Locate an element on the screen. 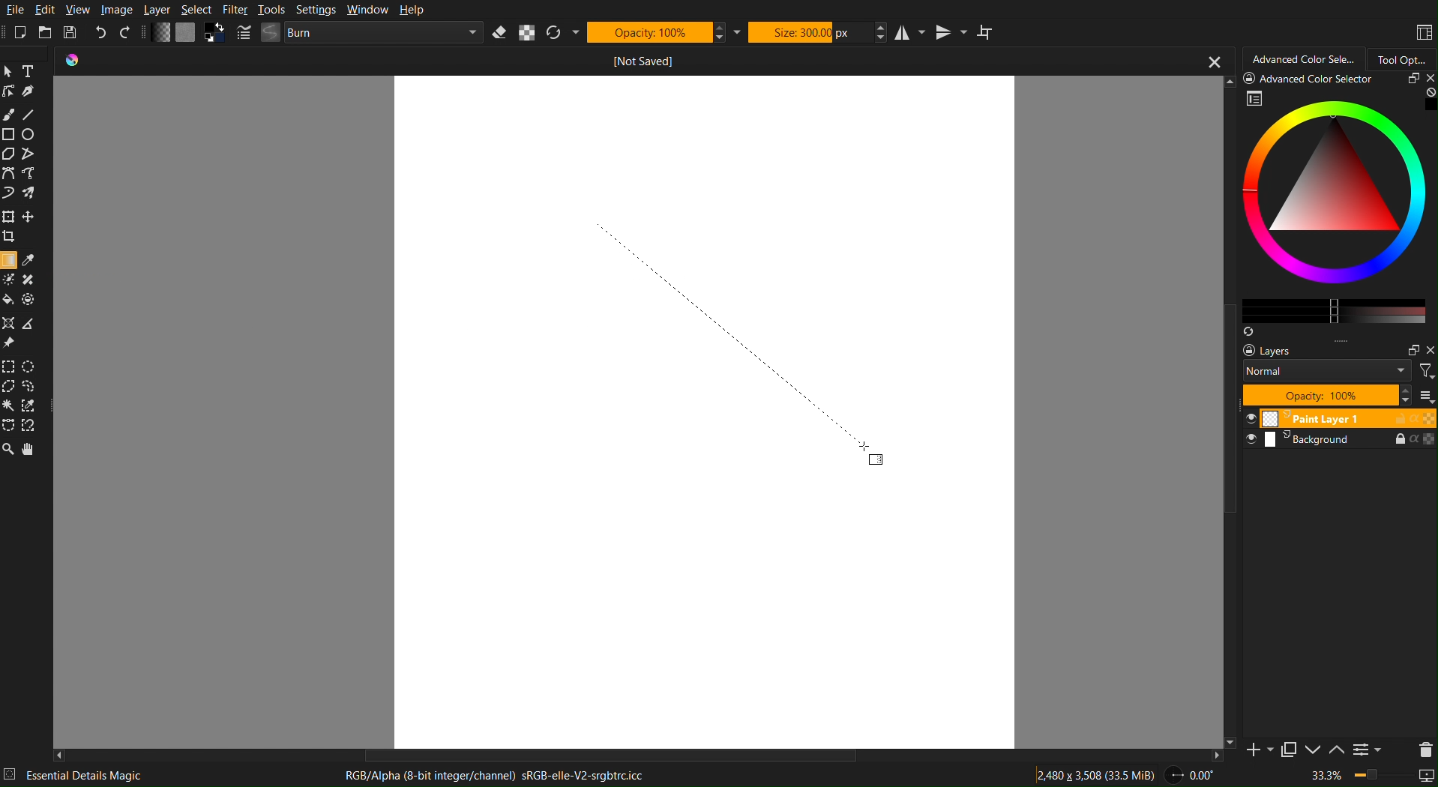 The image size is (1438, 787). Size is located at coordinates (808, 31).